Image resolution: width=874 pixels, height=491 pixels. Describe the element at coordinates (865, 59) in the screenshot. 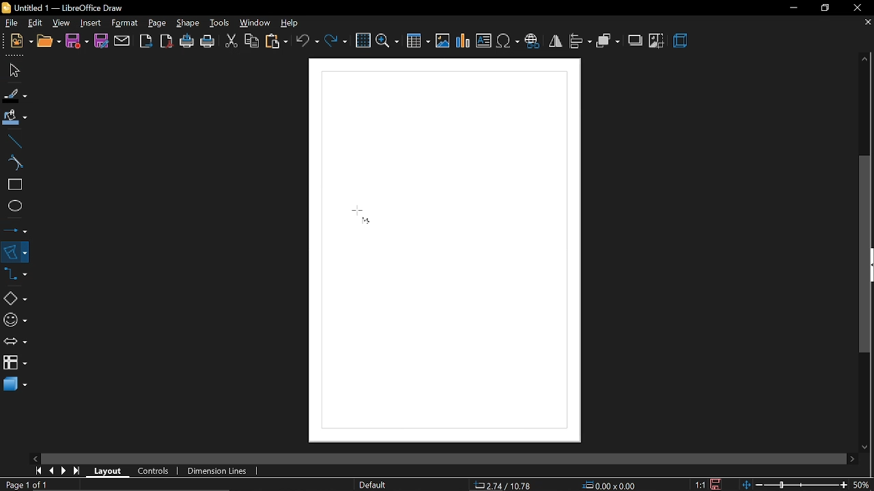

I see `move up` at that location.